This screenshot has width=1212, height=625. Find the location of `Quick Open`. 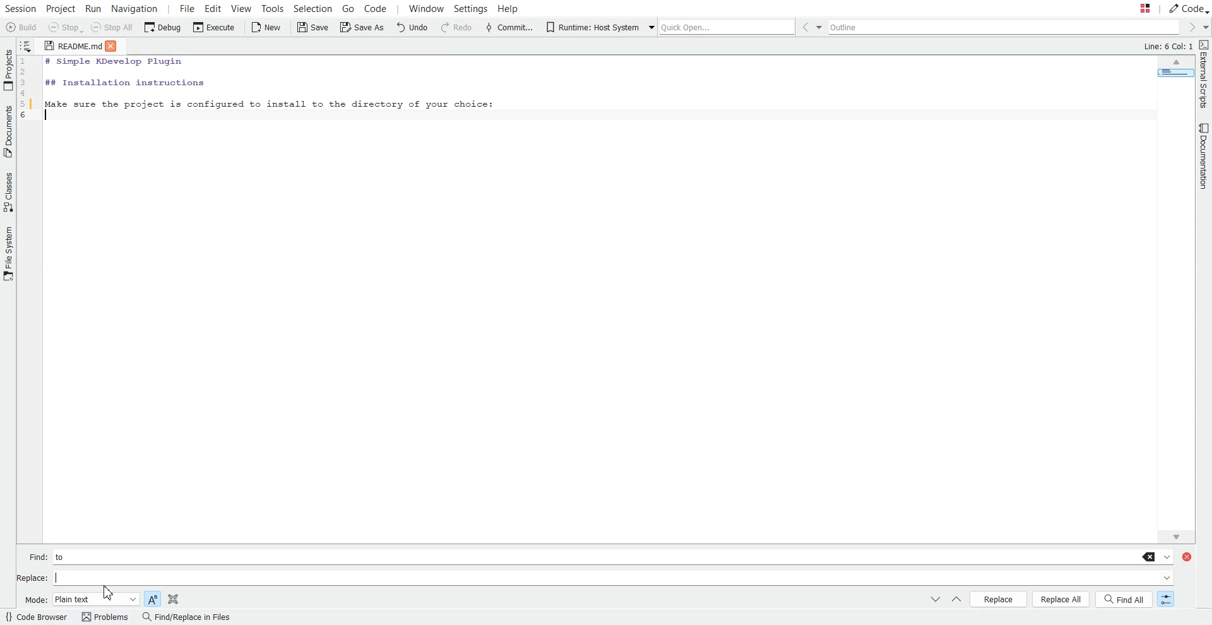

Quick Open is located at coordinates (718, 25).